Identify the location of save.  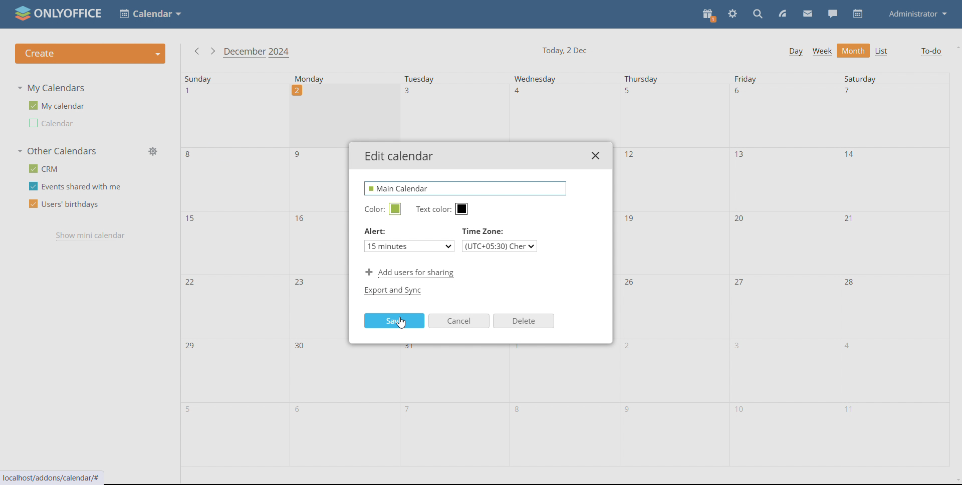
(393, 321).